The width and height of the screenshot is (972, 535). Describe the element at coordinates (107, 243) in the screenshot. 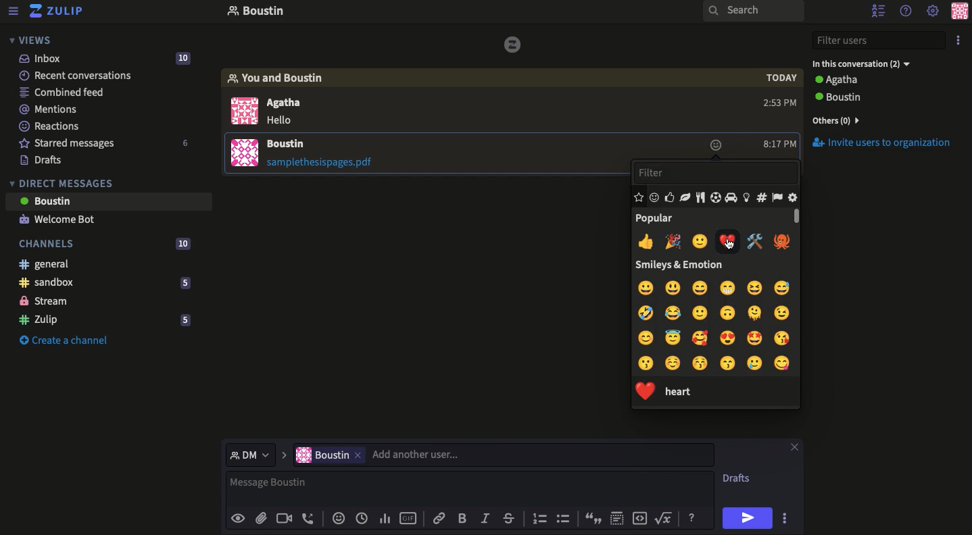

I see `Channels` at that location.